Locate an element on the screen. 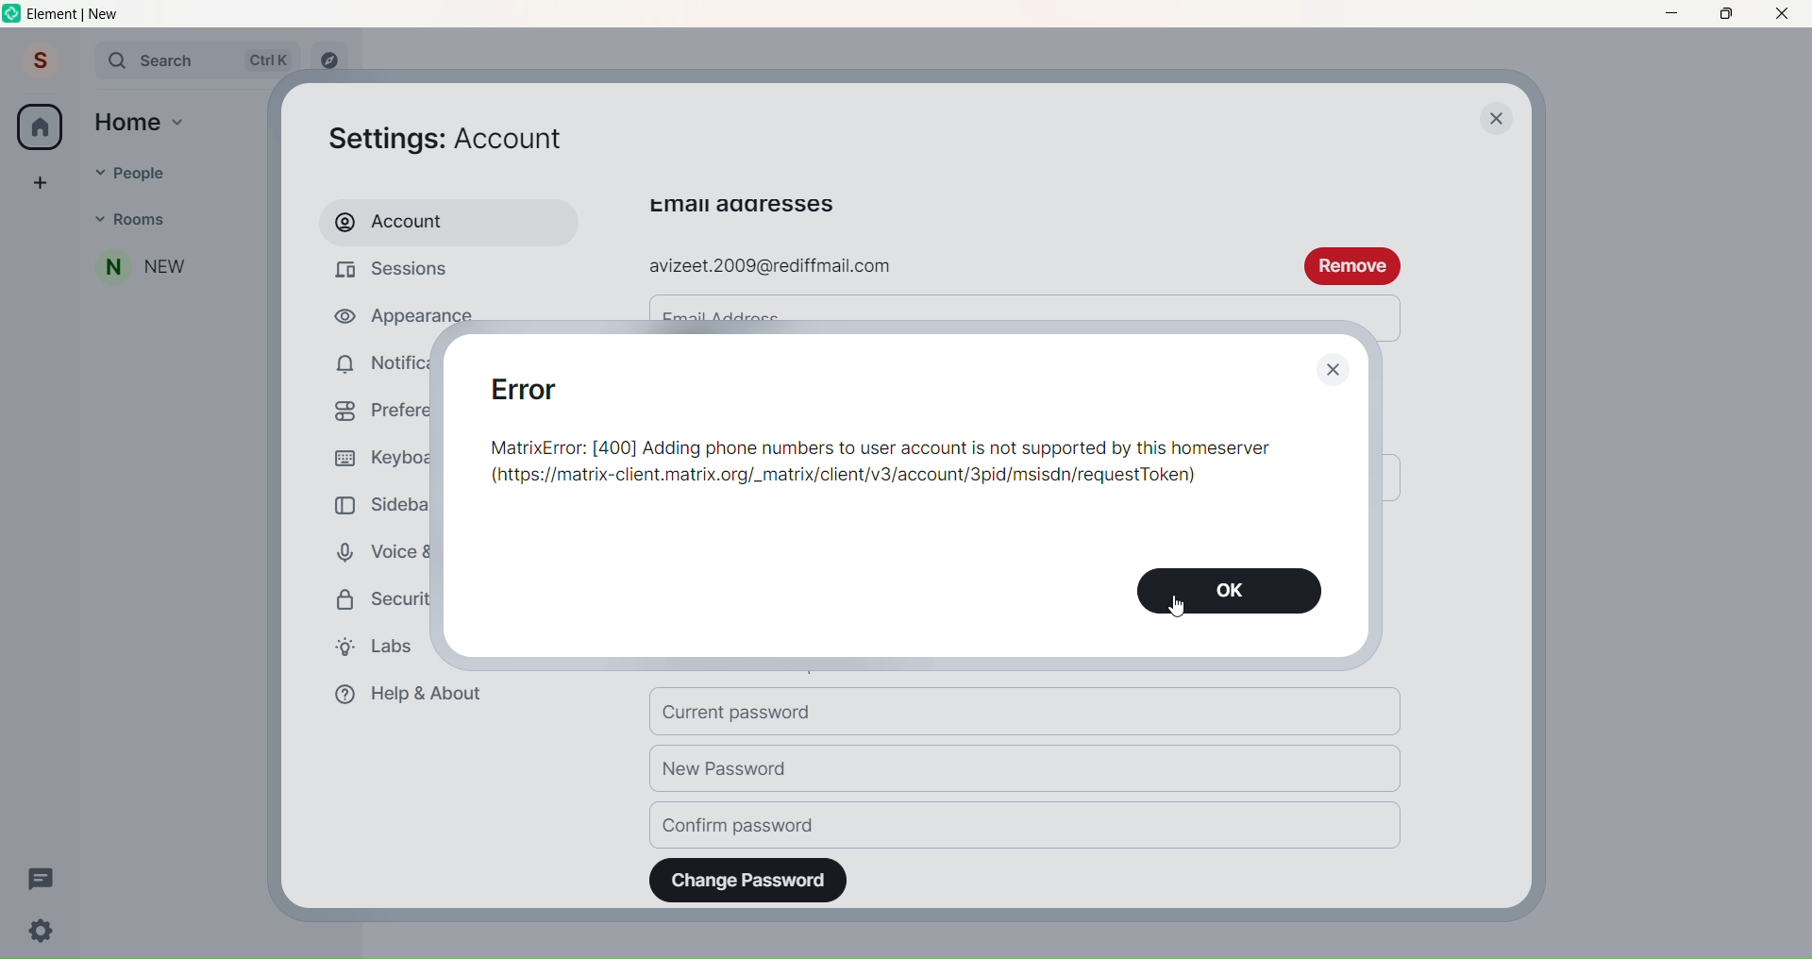 The height and width of the screenshot is (959, 1812). Dropdown is located at coordinates (98, 217).